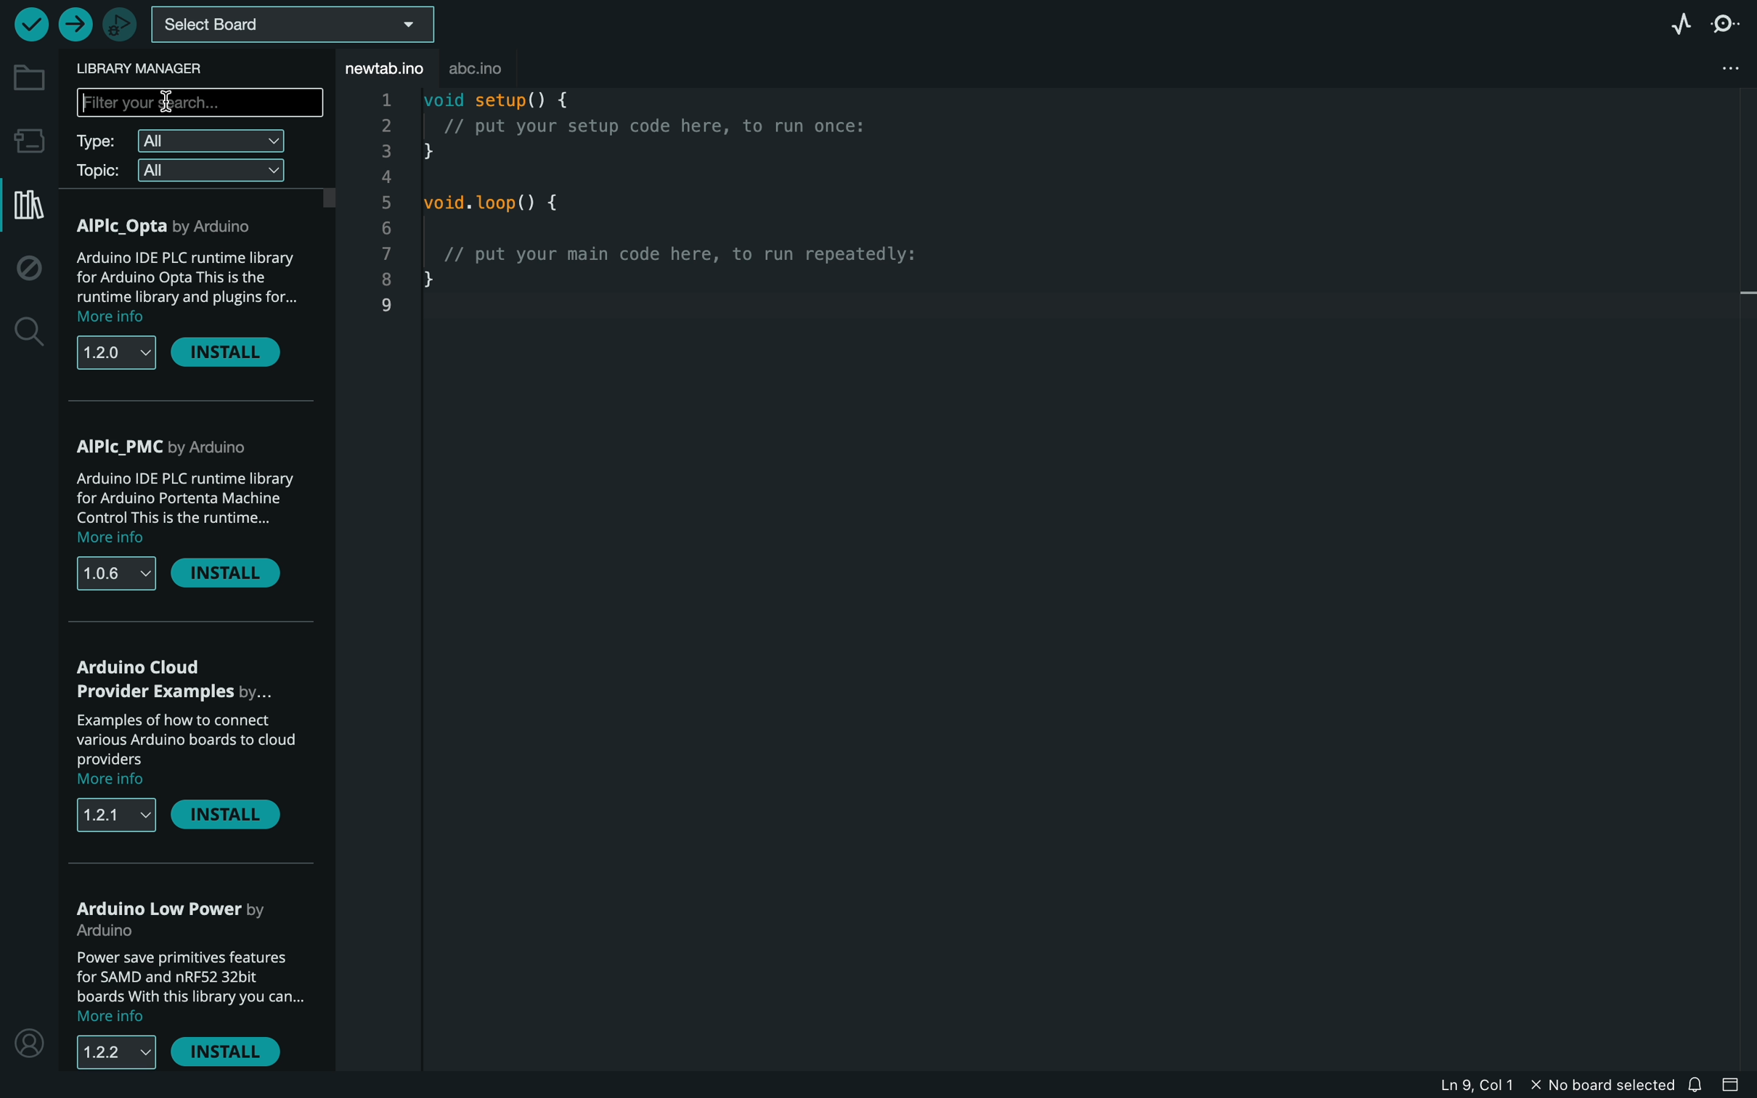 The width and height of the screenshot is (1757, 1098). I want to click on upload, so click(75, 24).